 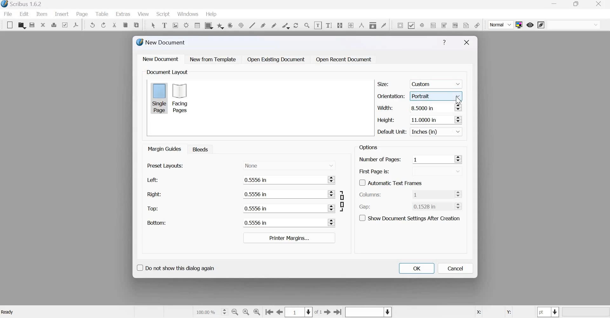 What do you see at coordinates (8, 25) in the screenshot?
I see `New` at bounding box center [8, 25].